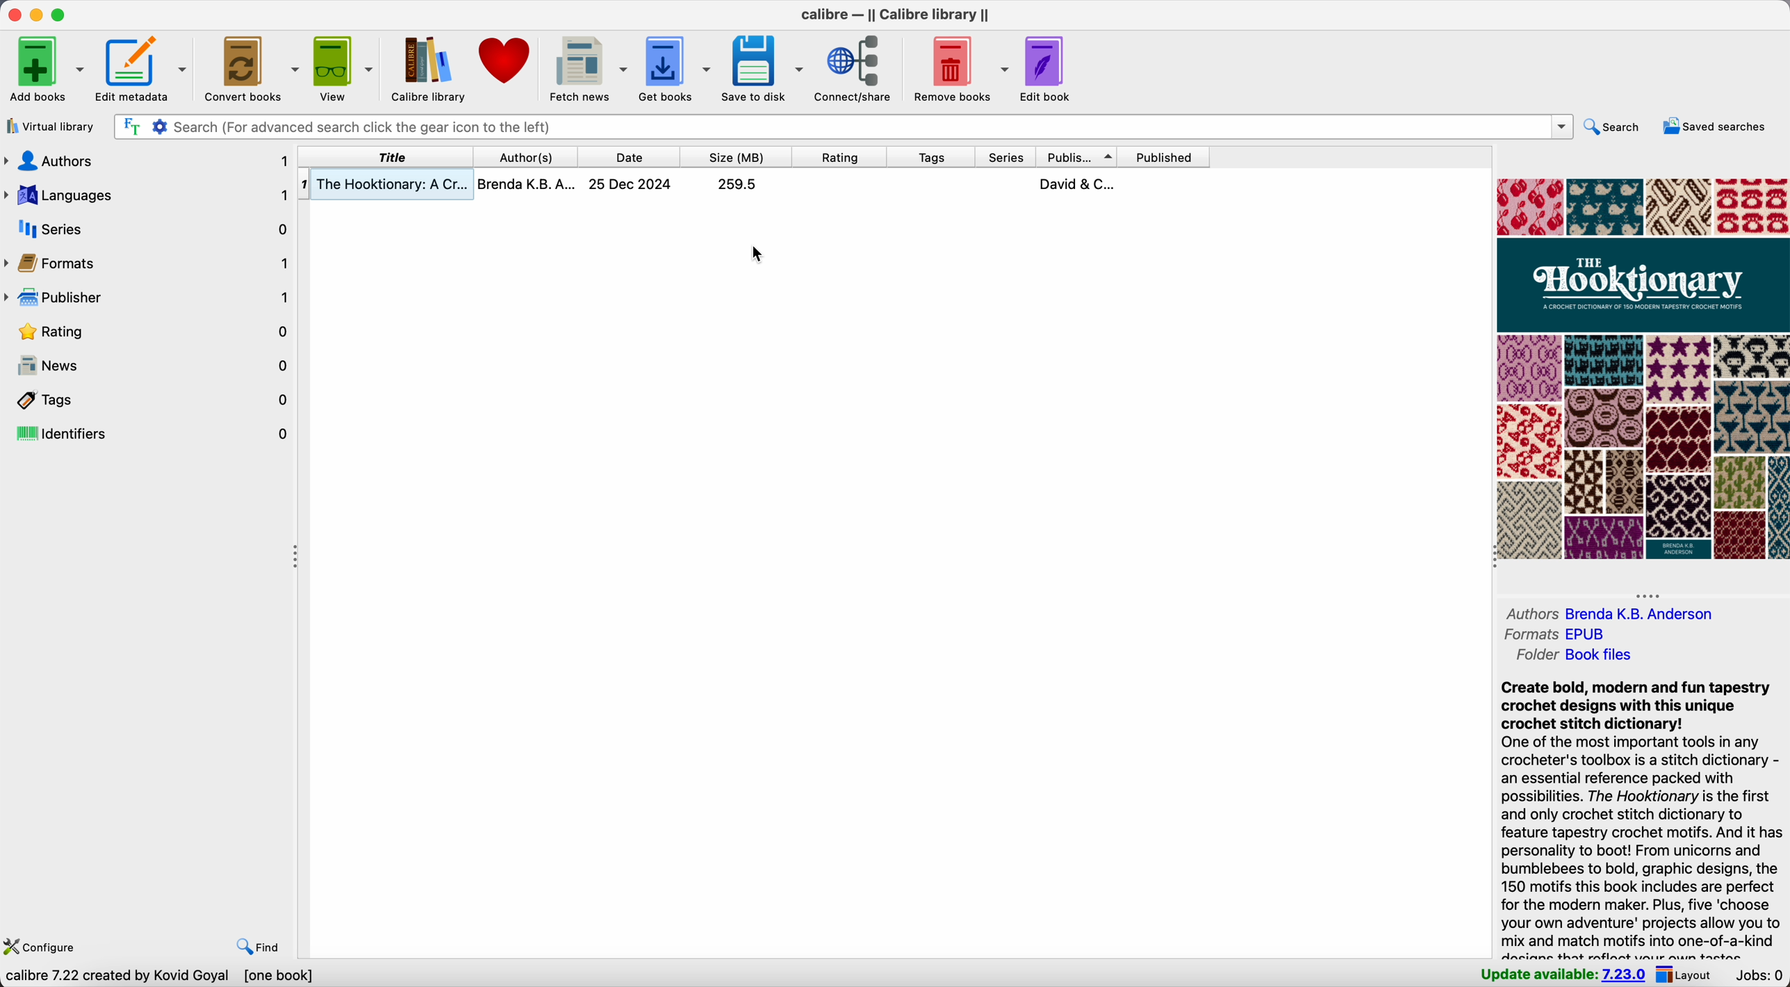 This screenshot has height=987, width=1790. Describe the element at coordinates (763, 70) in the screenshot. I see `save to disk` at that location.